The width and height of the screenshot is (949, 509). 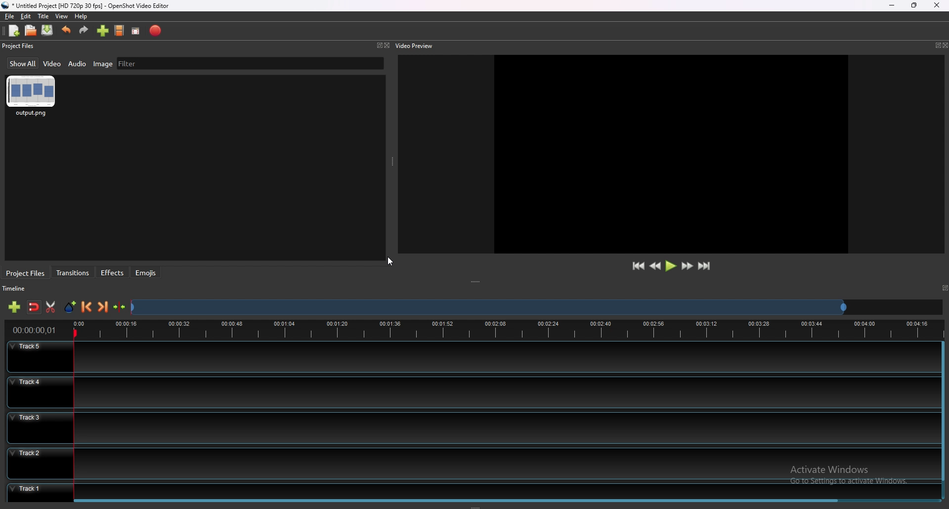 I want to click on transitions, so click(x=73, y=273).